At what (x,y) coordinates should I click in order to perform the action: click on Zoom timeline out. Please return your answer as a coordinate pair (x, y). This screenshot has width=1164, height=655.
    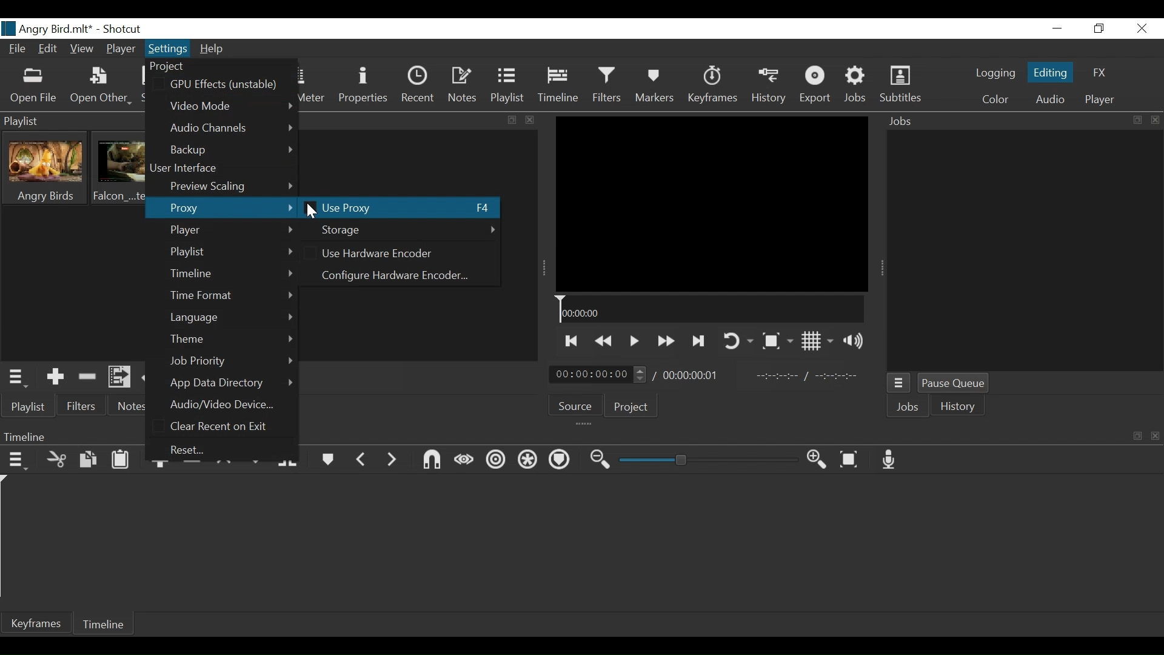
    Looking at the image, I should click on (596, 460).